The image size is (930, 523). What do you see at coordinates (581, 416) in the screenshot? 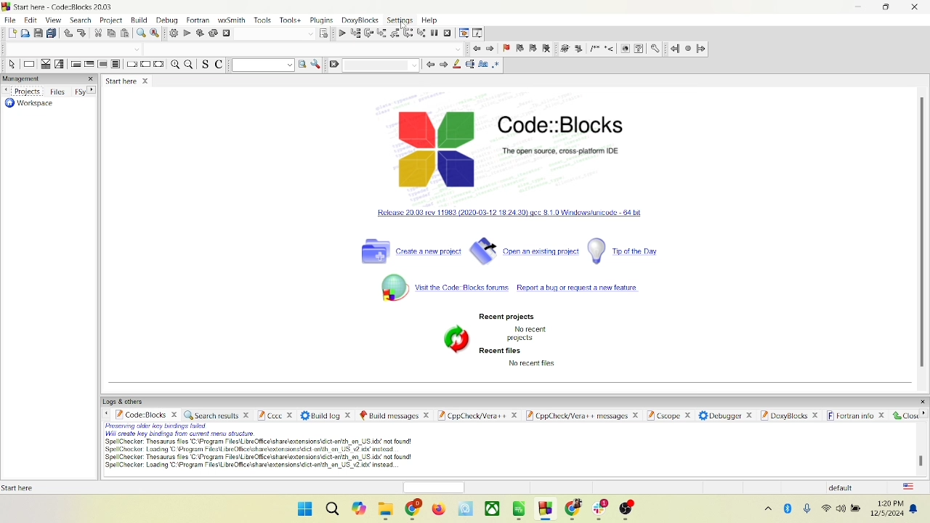
I see `Cppcheck/ver++ message` at bounding box center [581, 416].